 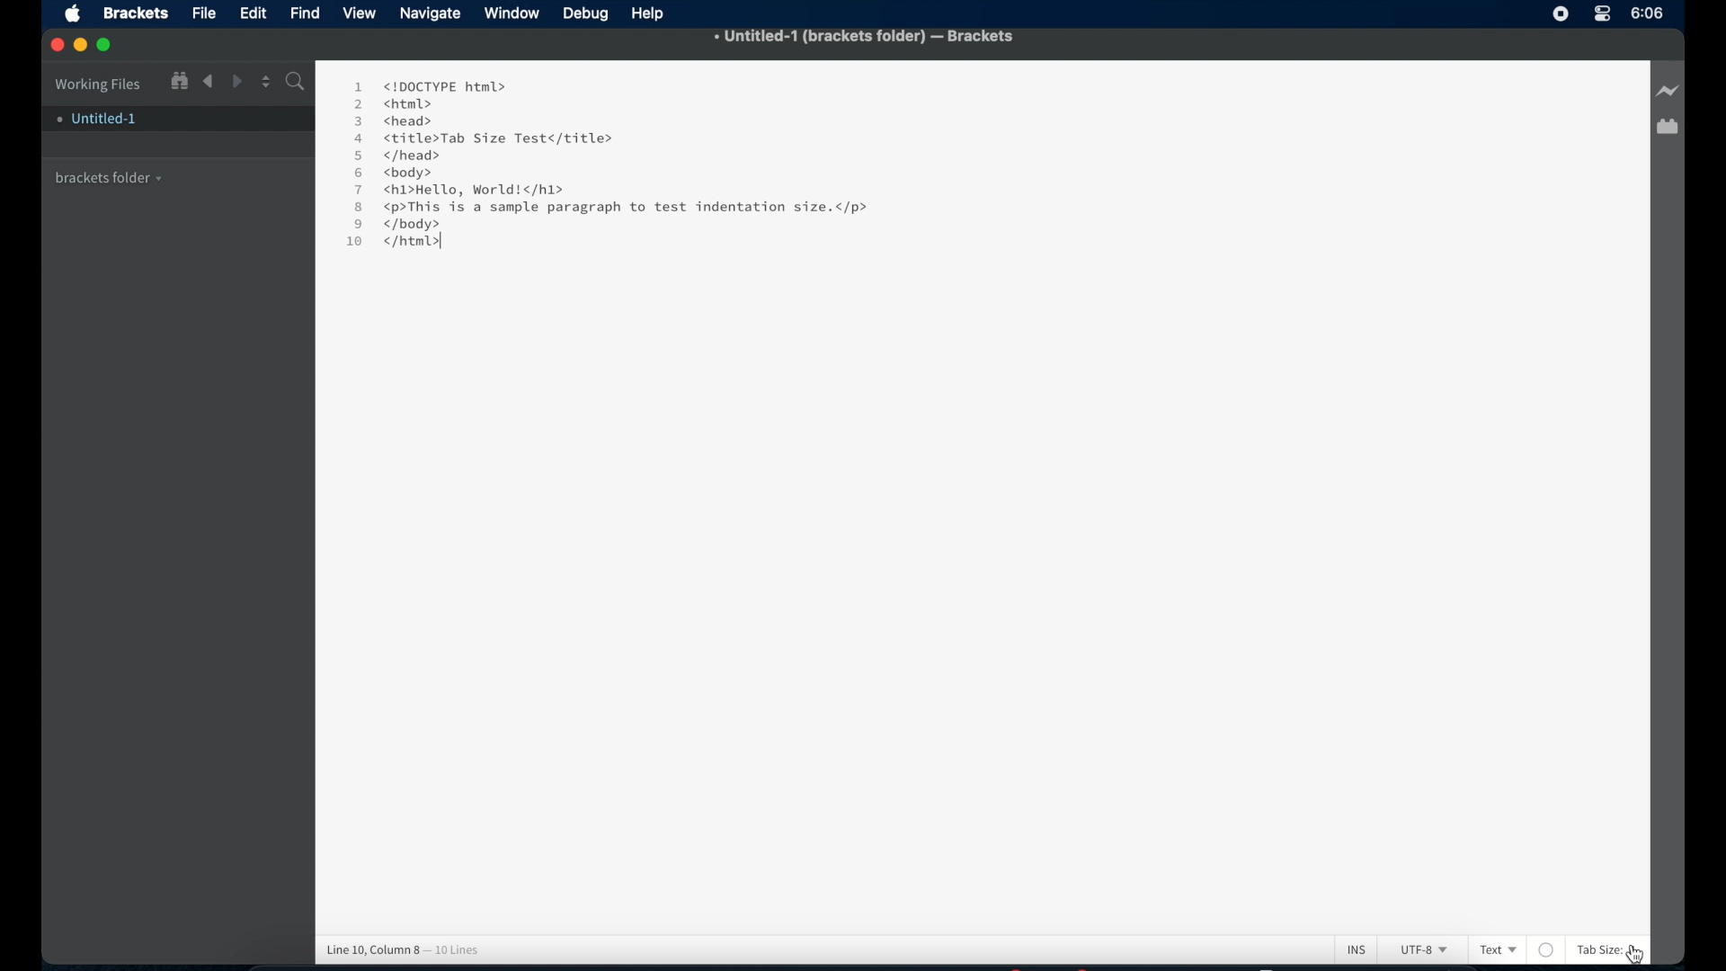 I want to click on brackets folder, so click(x=110, y=175).